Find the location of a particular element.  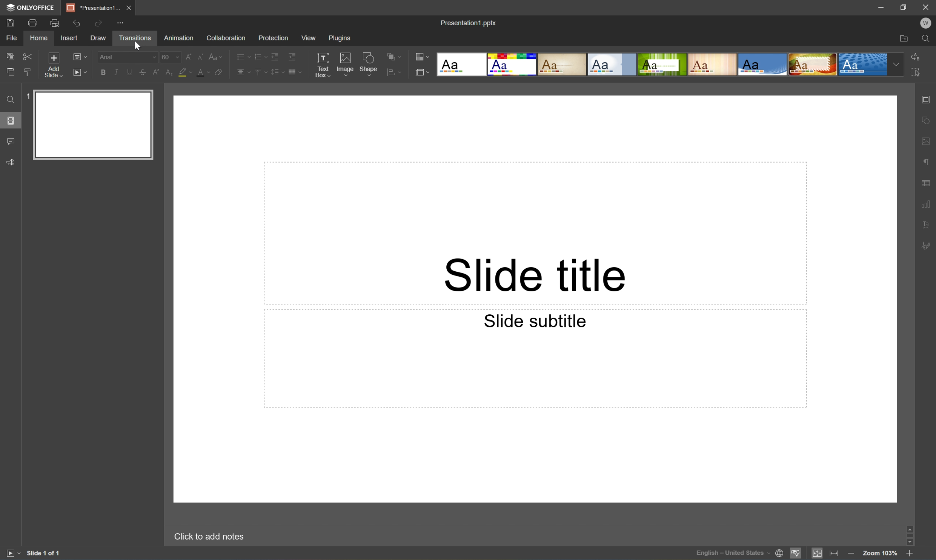

Decrease indent is located at coordinates (275, 57).